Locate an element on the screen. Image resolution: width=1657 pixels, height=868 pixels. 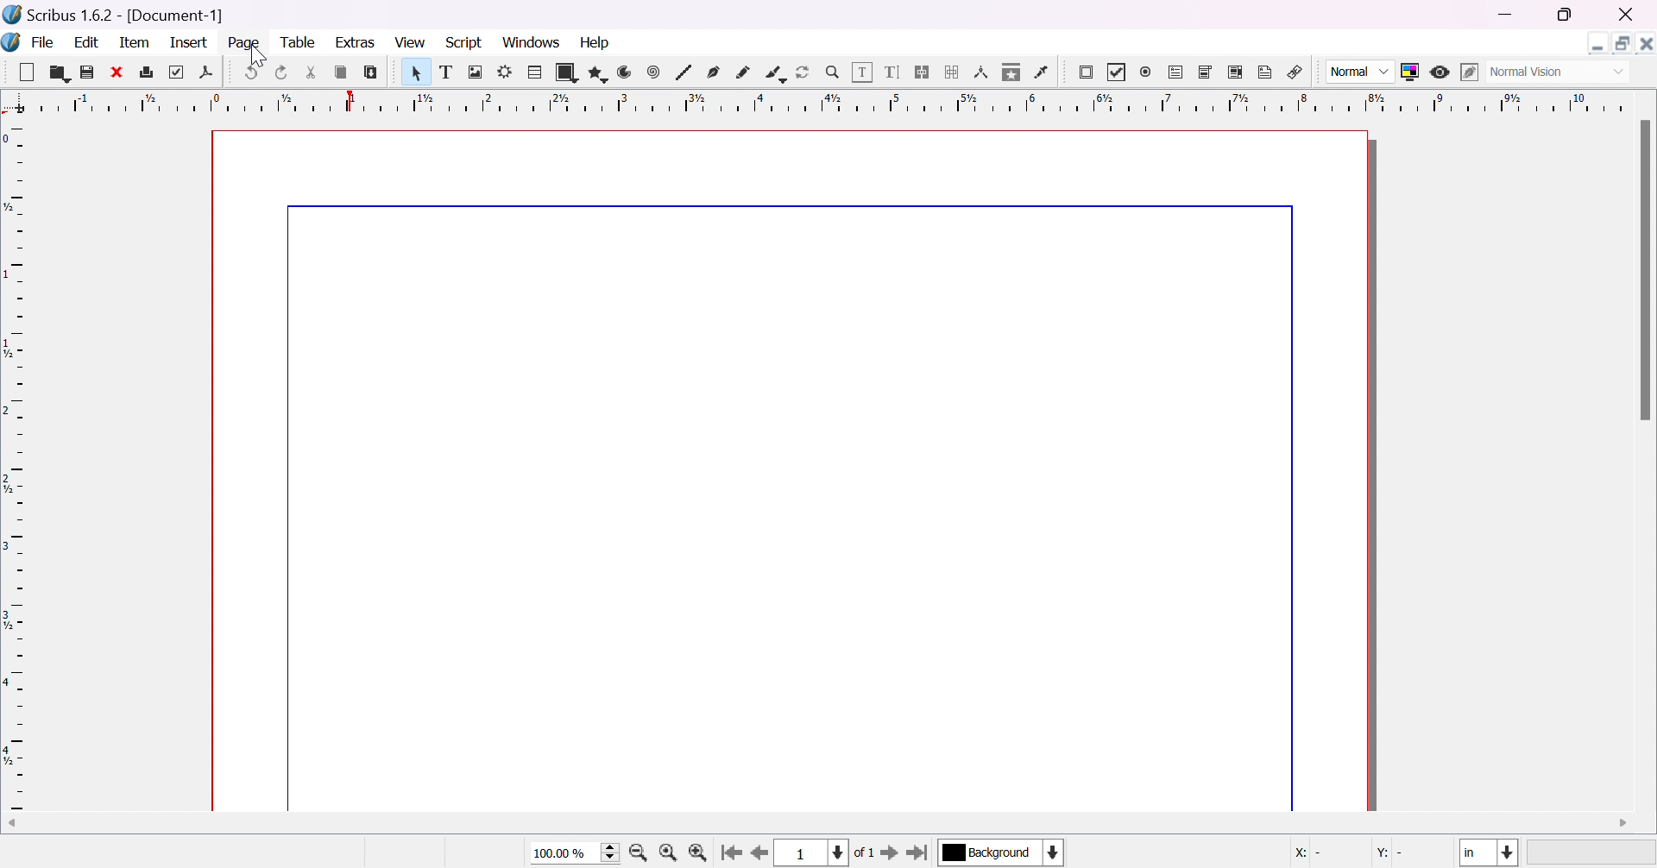
edit in preview mode is located at coordinates (1470, 72).